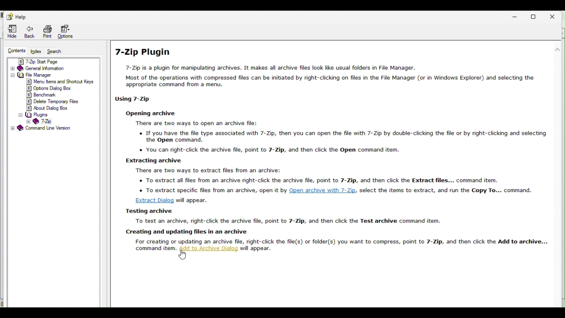  What do you see at coordinates (190, 232) in the screenshot?
I see `| Creating and updating files in an archive` at bounding box center [190, 232].